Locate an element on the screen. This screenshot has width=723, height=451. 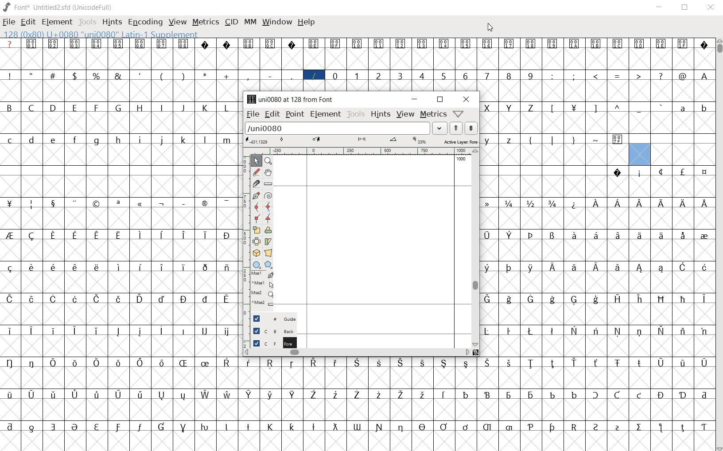
glyph is located at coordinates (531, 331).